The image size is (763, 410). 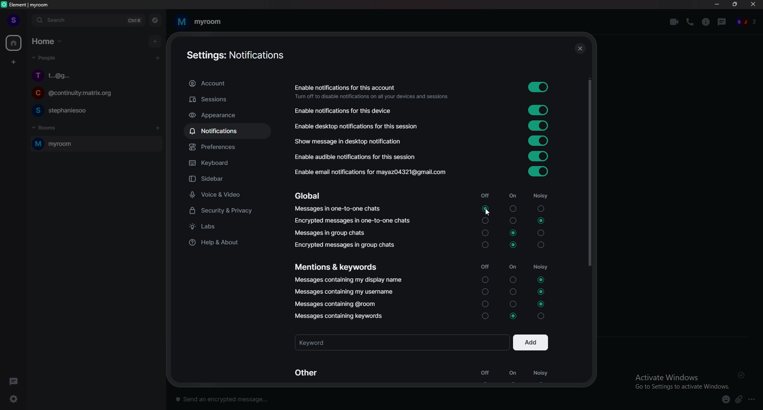 What do you see at coordinates (486, 193) in the screenshot?
I see `off` at bounding box center [486, 193].